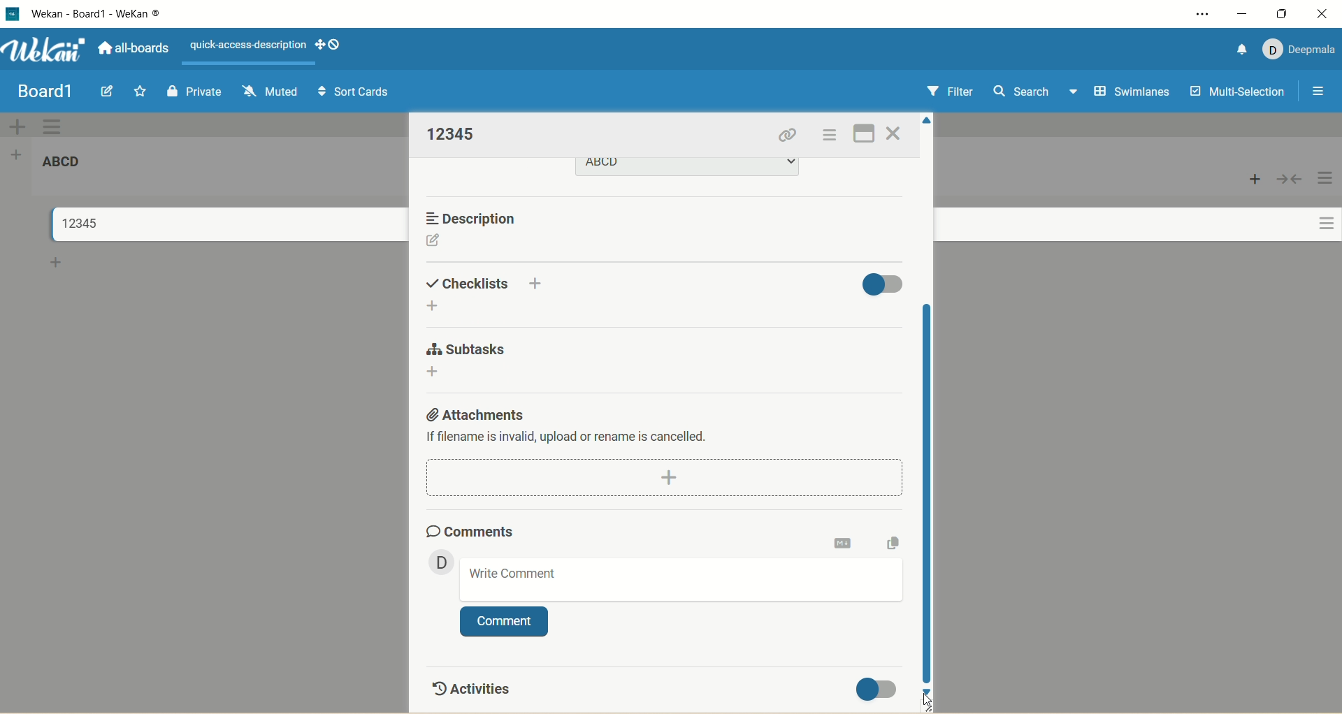 The width and height of the screenshot is (1342, 714). I want to click on cursor, so click(932, 704).